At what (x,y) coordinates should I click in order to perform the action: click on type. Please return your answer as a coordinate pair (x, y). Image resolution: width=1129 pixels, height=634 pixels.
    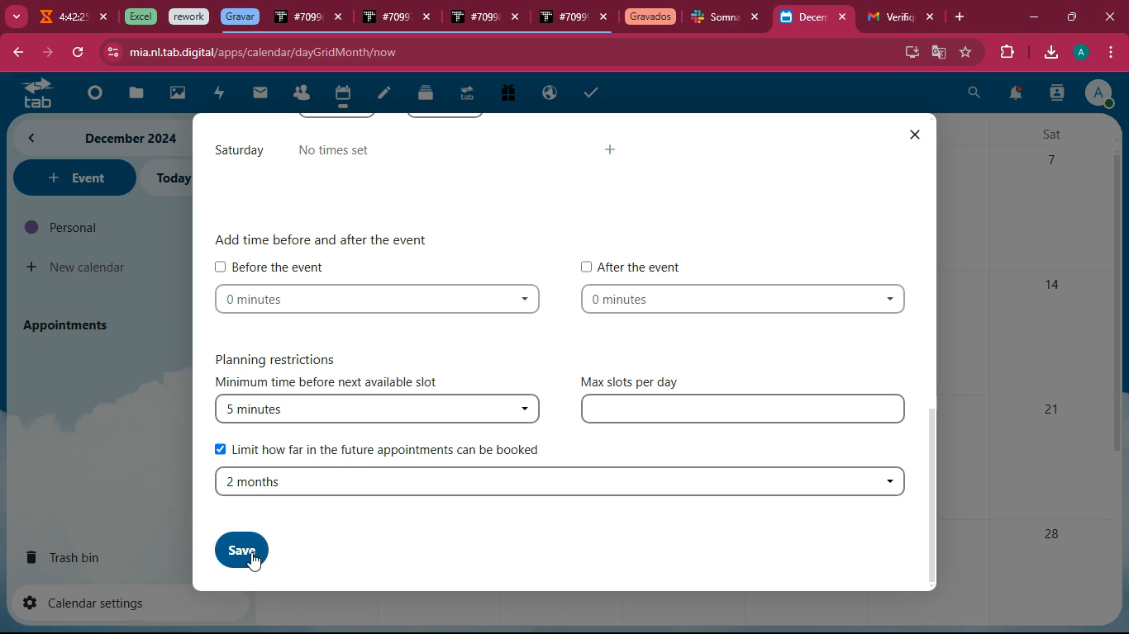
    Looking at the image, I should click on (746, 411).